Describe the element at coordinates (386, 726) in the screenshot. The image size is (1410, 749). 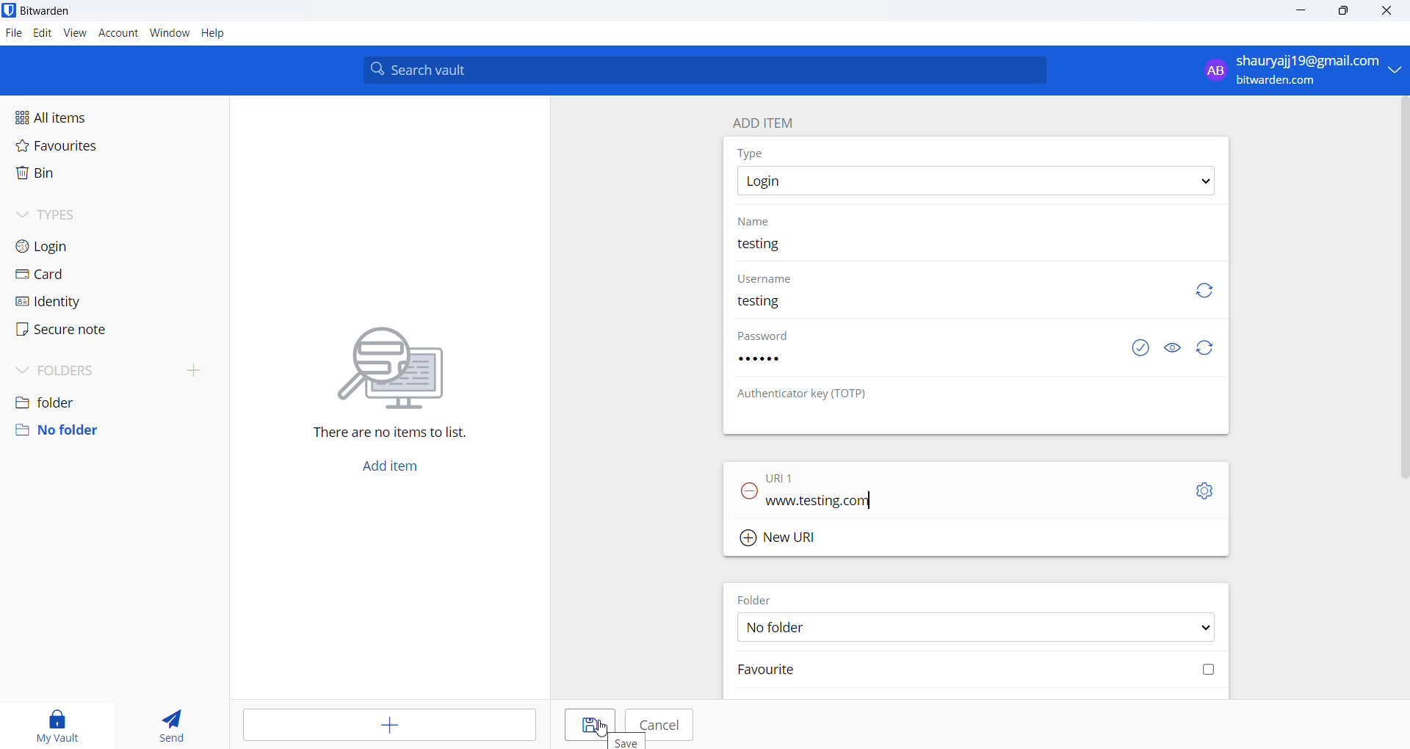
I see `add entry` at that location.